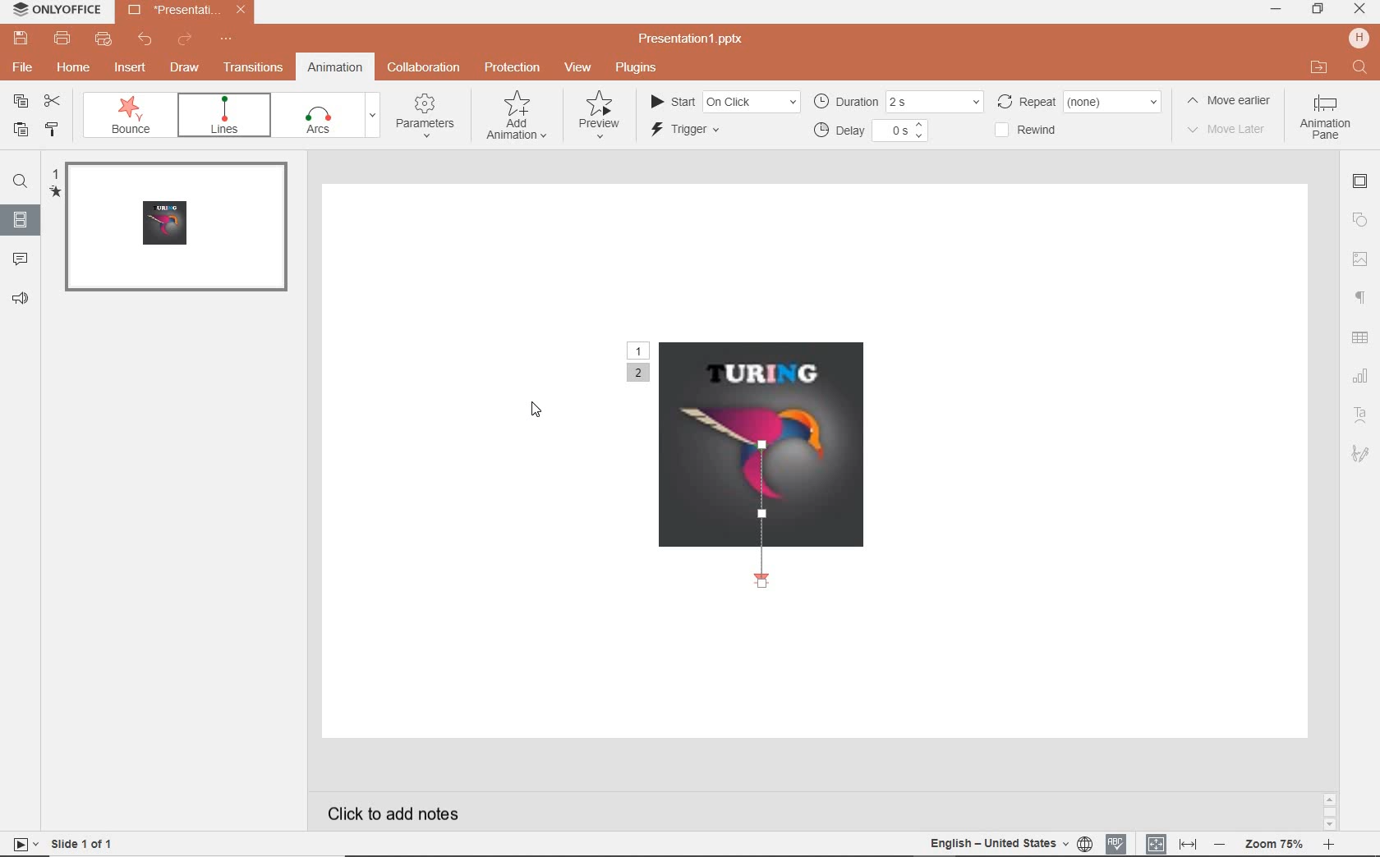  Describe the element at coordinates (316, 116) in the screenshot. I see `pulse` at that location.